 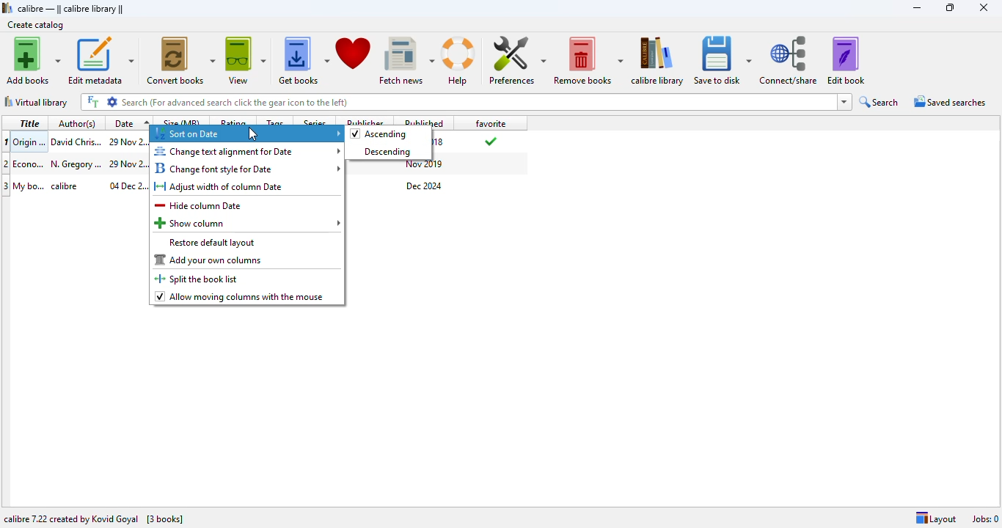 What do you see at coordinates (588, 61) in the screenshot?
I see `remove books` at bounding box center [588, 61].